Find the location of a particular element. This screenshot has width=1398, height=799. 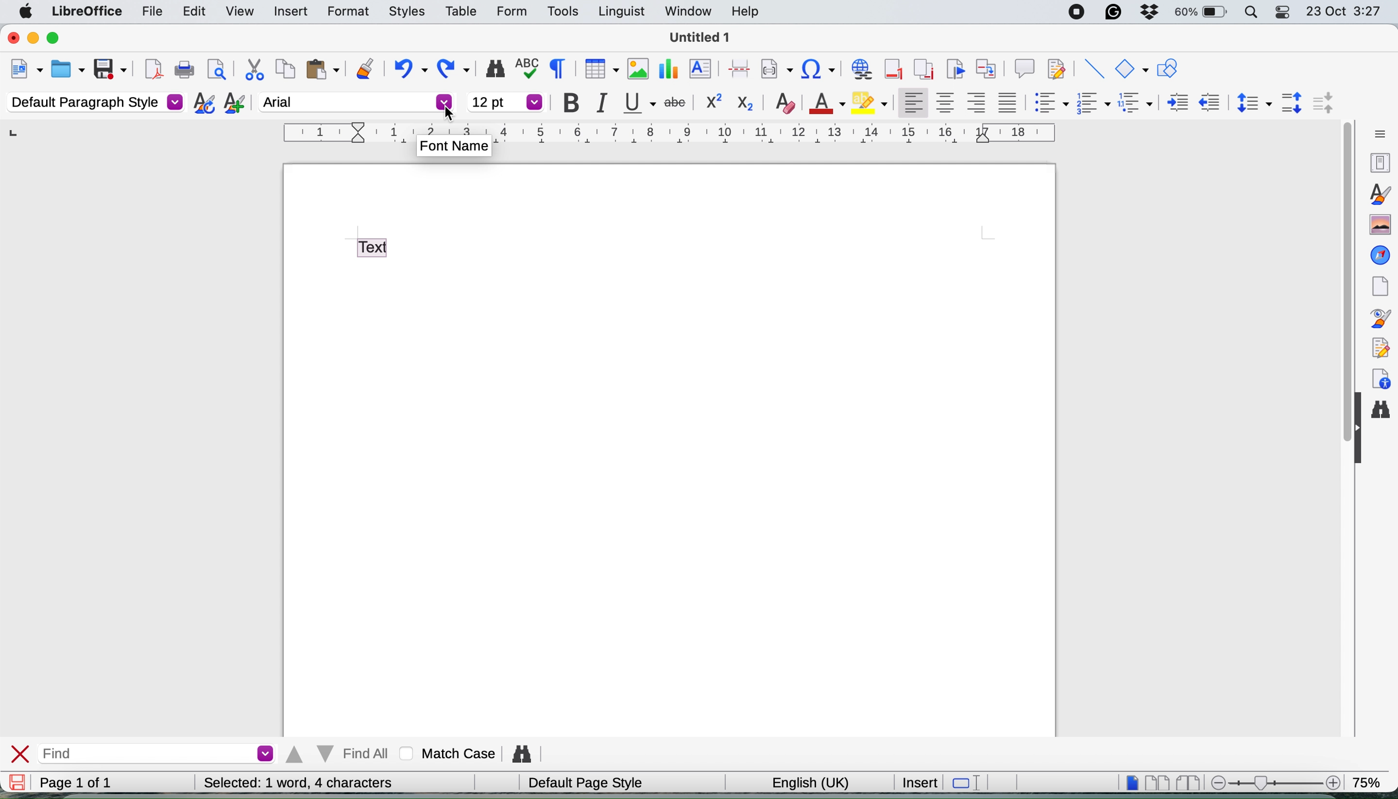

default paragraph style is located at coordinates (93, 103).